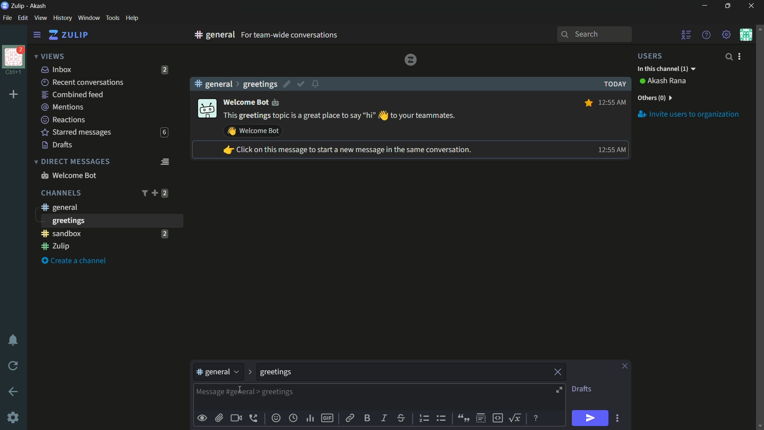 The image size is (764, 430). What do you see at coordinates (206, 393) in the screenshot?
I see `message body` at bounding box center [206, 393].